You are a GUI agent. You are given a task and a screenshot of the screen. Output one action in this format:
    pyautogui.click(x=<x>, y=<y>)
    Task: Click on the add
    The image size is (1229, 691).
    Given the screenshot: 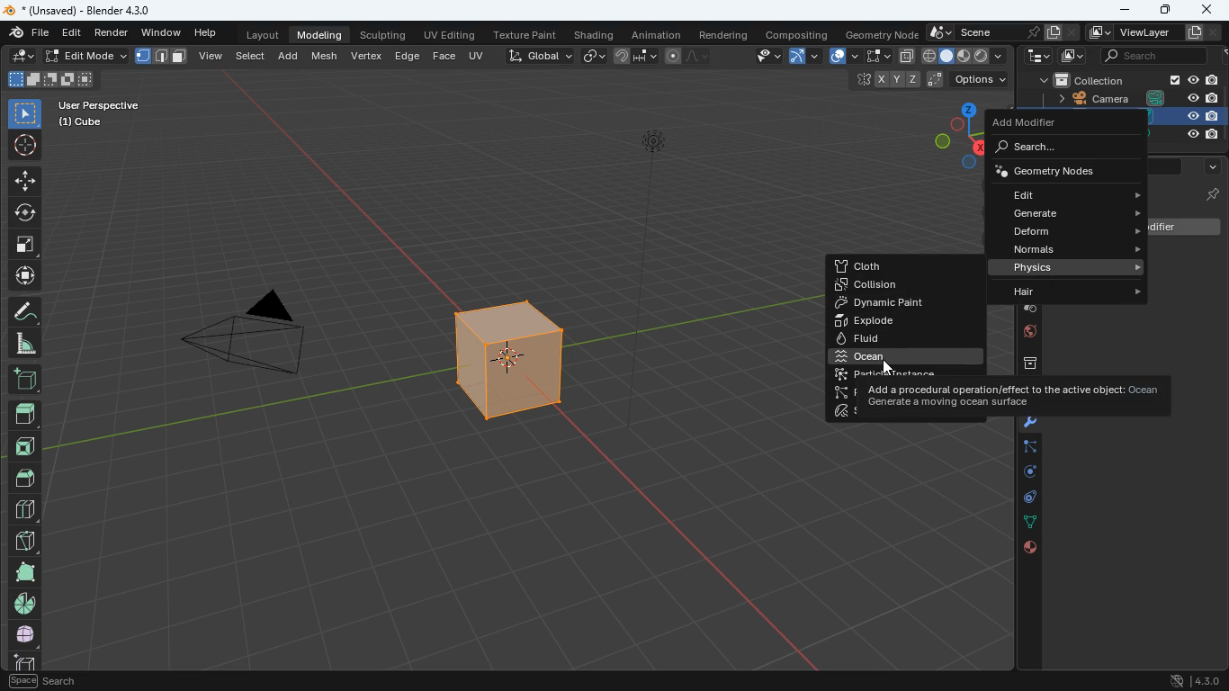 What is the action you would take?
    pyautogui.click(x=292, y=55)
    